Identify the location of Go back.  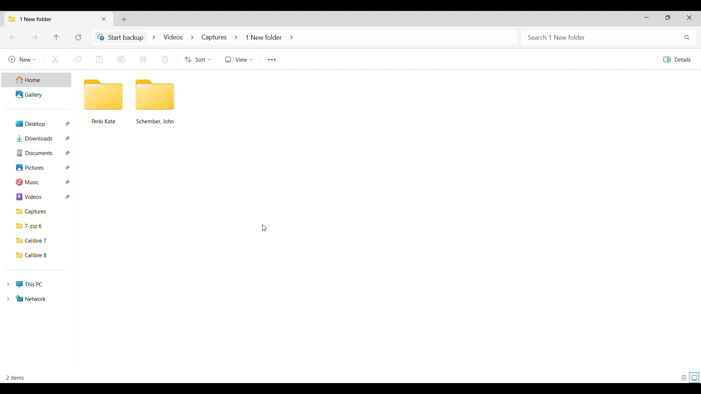
(12, 37).